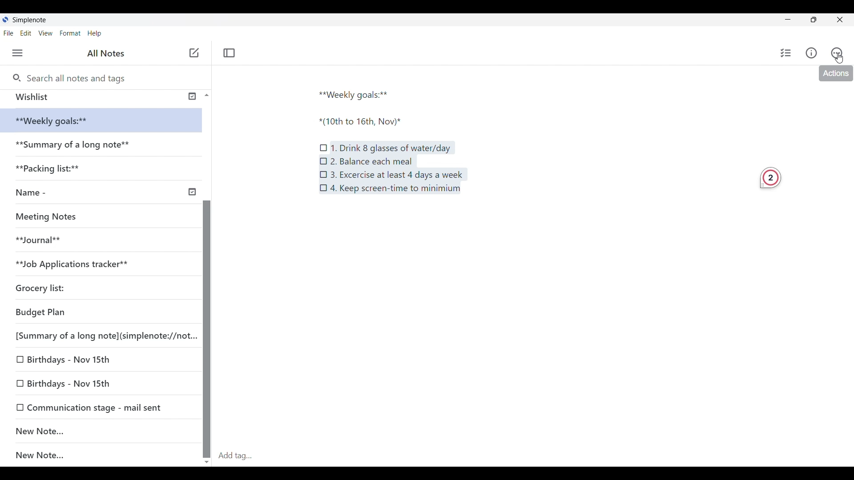 This screenshot has height=480, width=854. I want to click on Grocery list:, so click(54, 285).